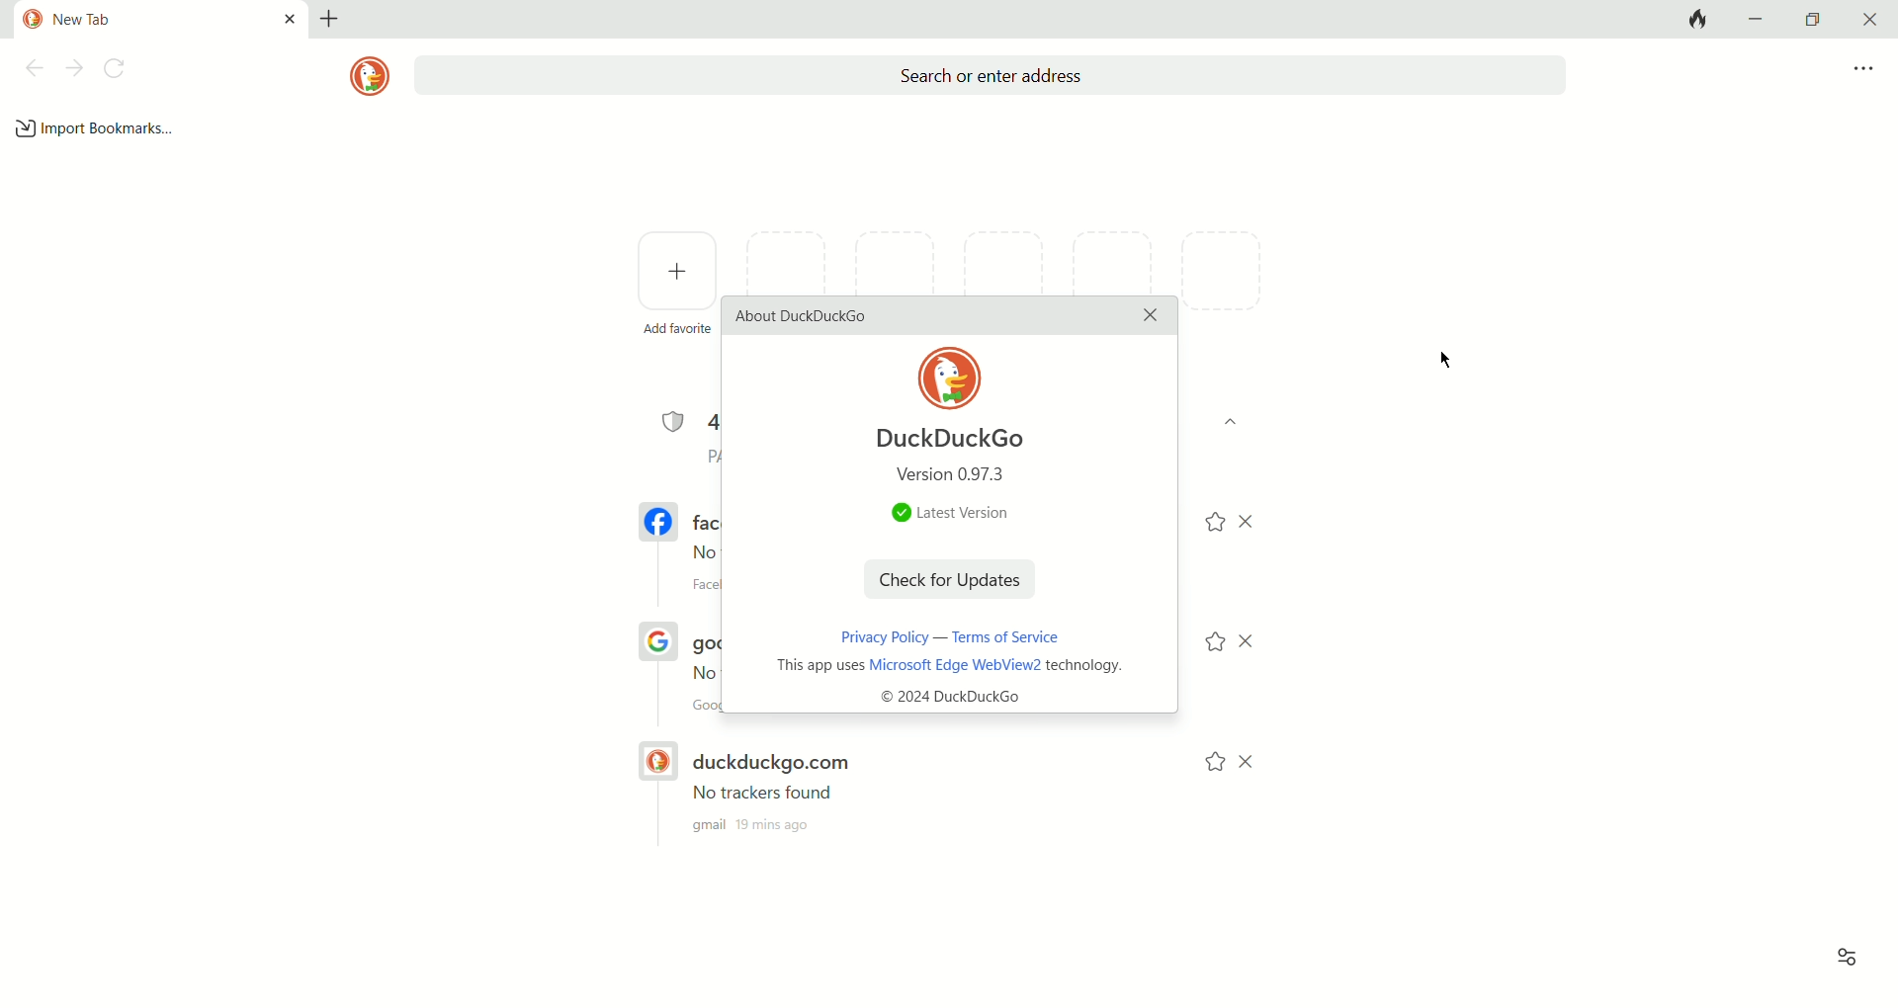 This screenshot has height=1008, width=1898. I want to click on check for updates, so click(954, 583).